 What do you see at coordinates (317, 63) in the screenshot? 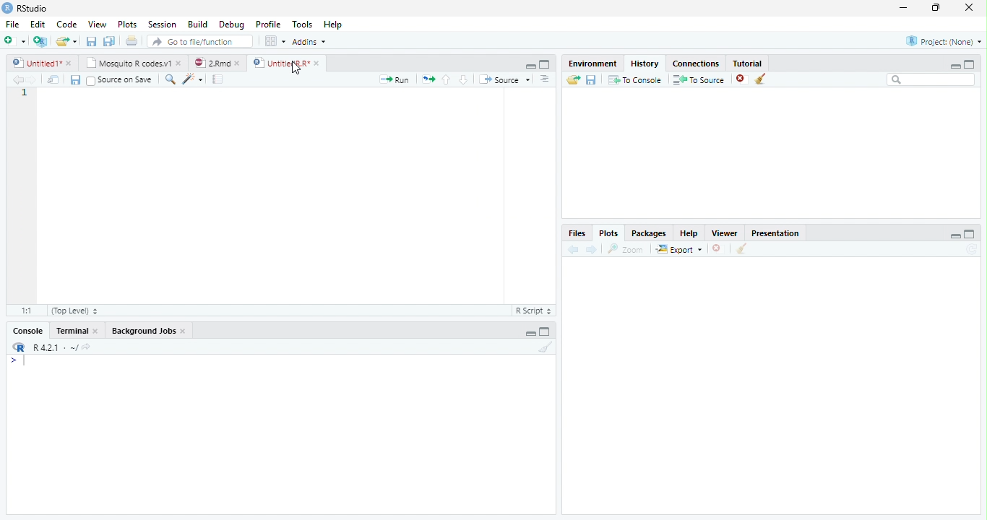
I see `close` at bounding box center [317, 63].